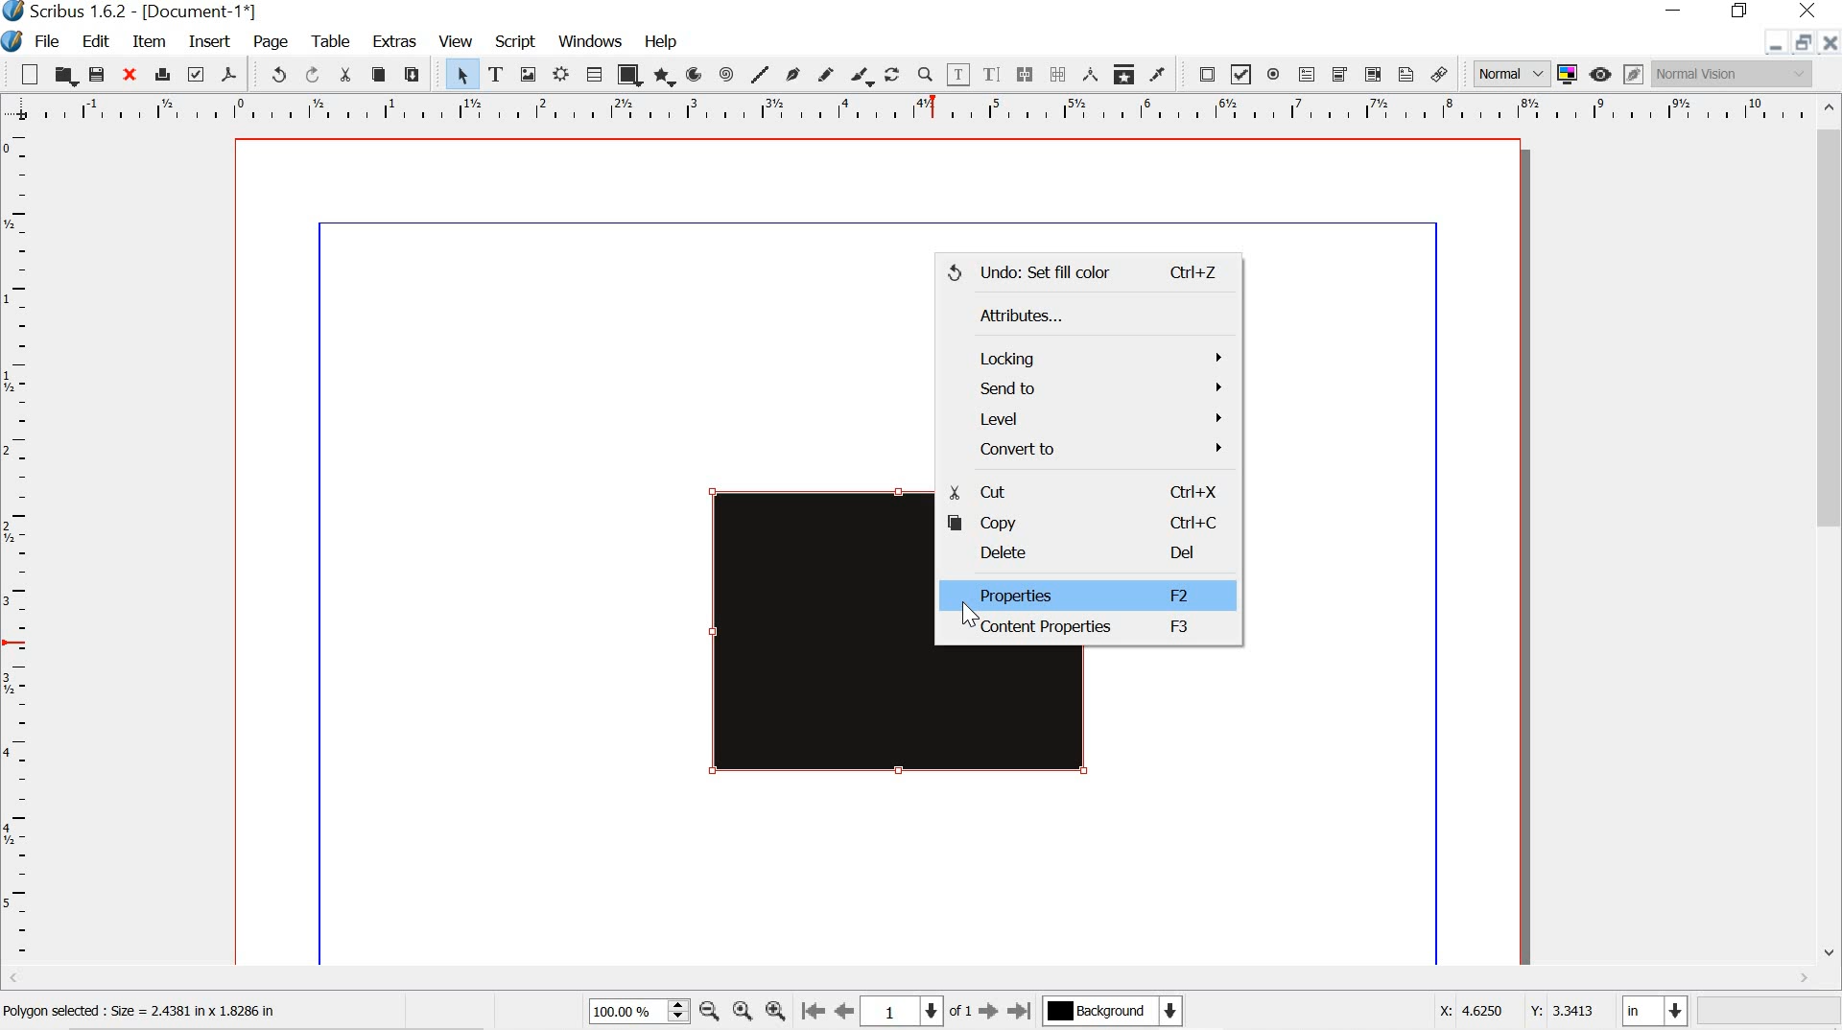  What do you see at coordinates (1830, 41) in the screenshot?
I see `close doc` at bounding box center [1830, 41].